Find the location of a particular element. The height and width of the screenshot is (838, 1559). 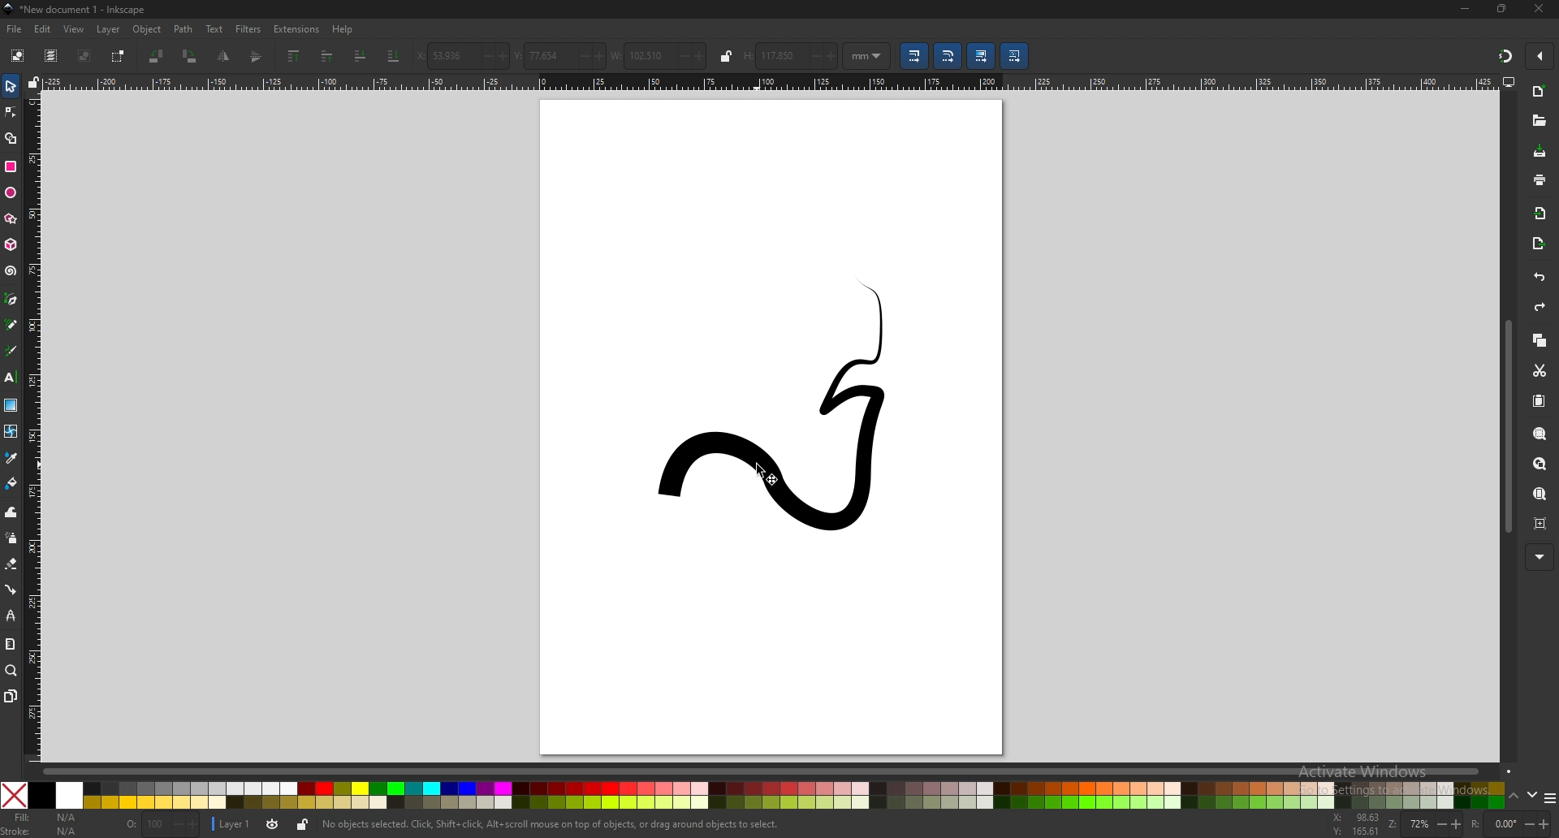

mesh is located at coordinates (11, 430).